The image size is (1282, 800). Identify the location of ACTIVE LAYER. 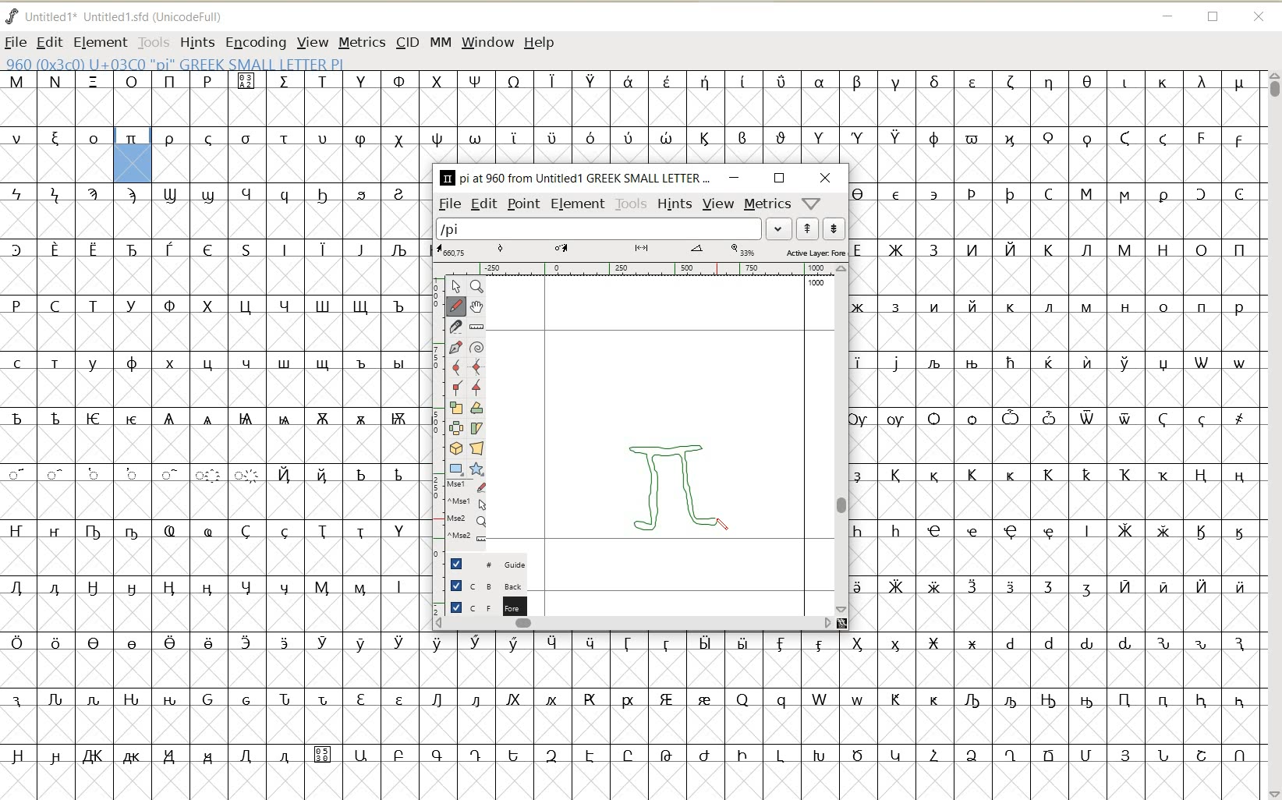
(639, 251).